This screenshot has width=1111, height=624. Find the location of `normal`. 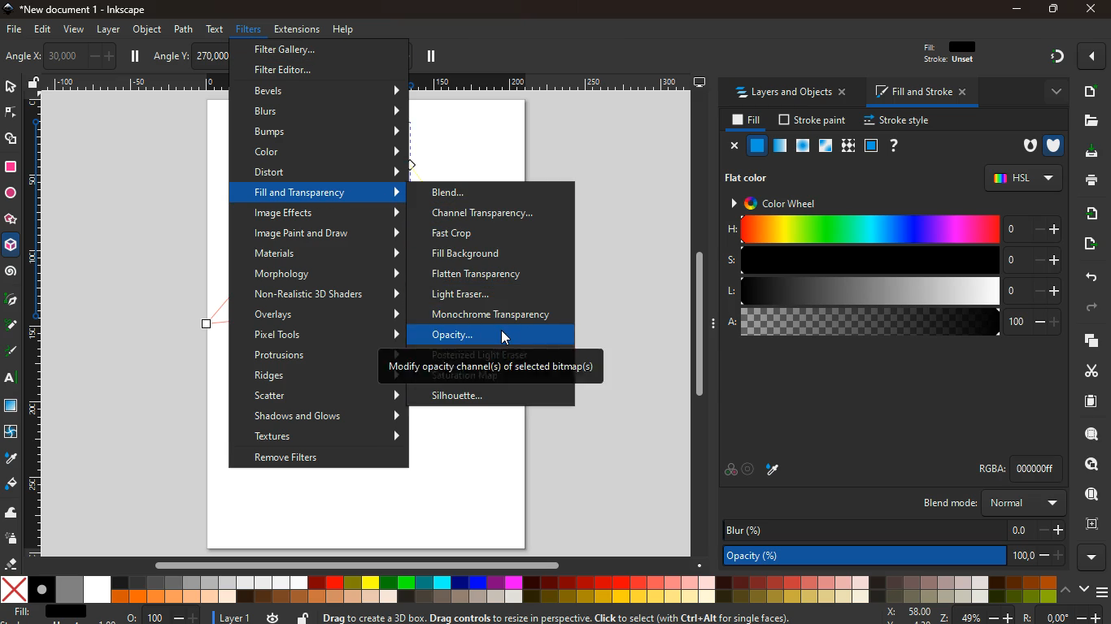

normal is located at coordinates (758, 146).